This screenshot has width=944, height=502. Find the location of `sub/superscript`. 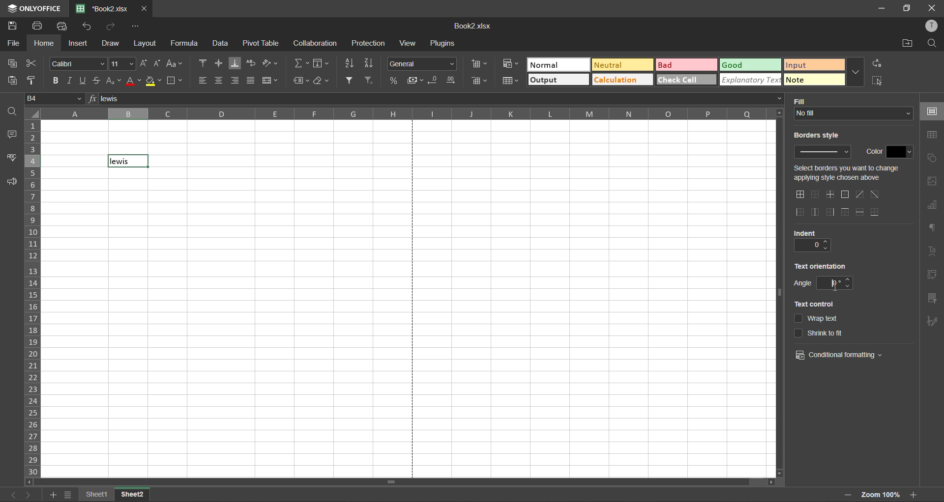

sub/superscript is located at coordinates (112, 81).